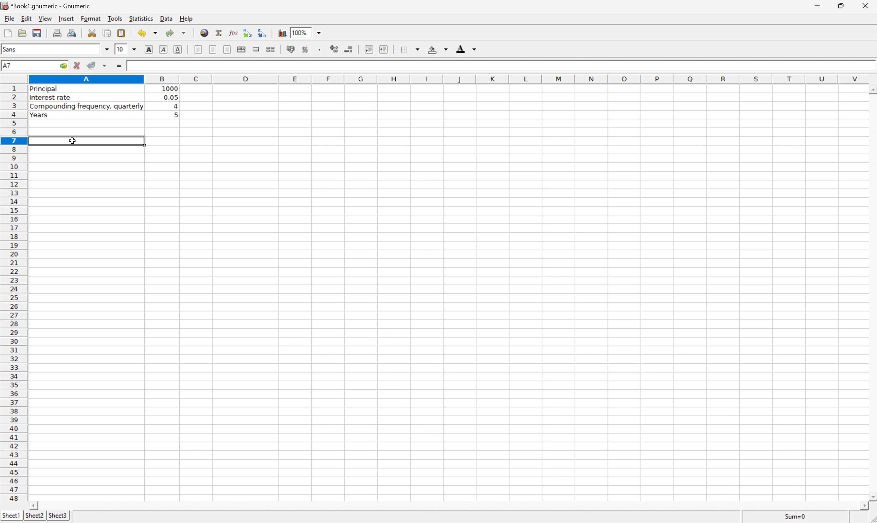 The height and width of the screenshot is (523, 877). What do you see at coordinates (256, 49) in the screenshot?
I see `merge range of cells` at bounding box center [256, 49].